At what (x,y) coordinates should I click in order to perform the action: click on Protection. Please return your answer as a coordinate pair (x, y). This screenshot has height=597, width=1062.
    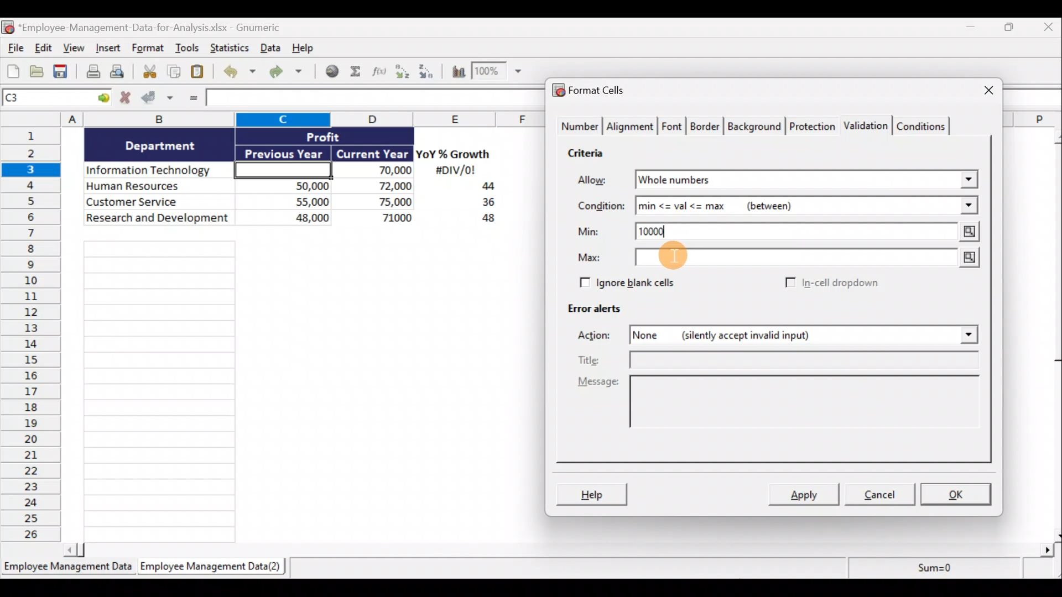
    Looking at the image, I should click on (812, 124).